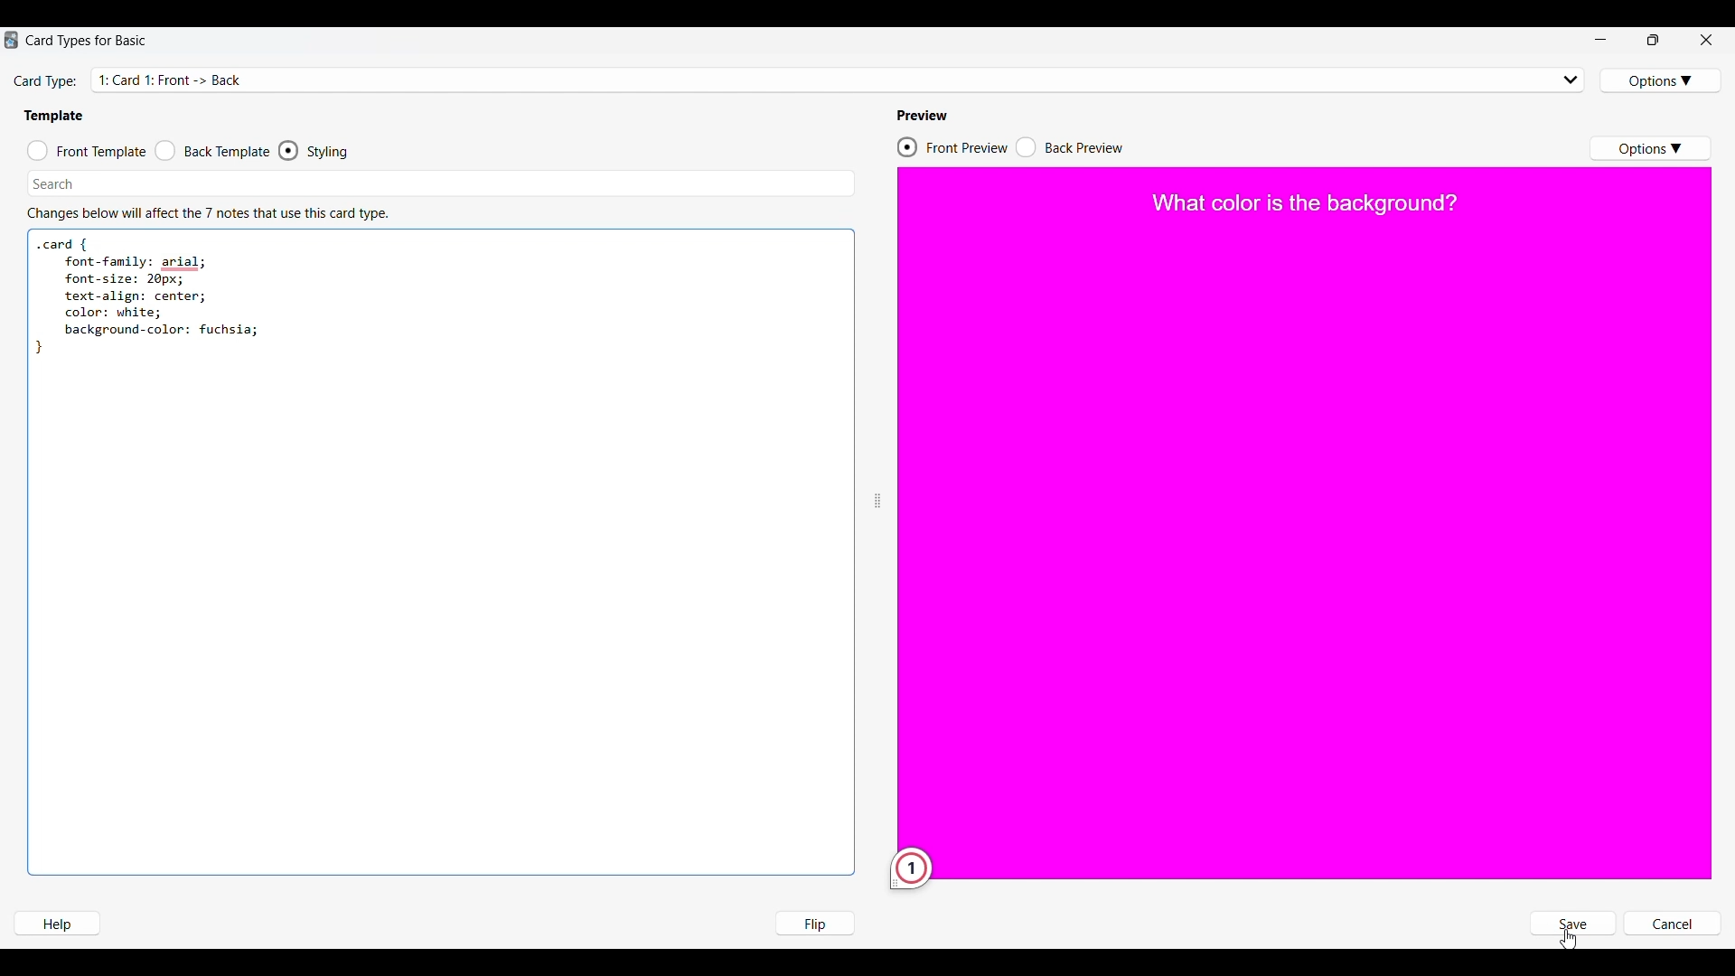 This screenshot has height=976, width=1735. What do you see at coordinates (925, 116) in the screenshot?
I see `Indicates Preview section` at bounding box center [925, 116].